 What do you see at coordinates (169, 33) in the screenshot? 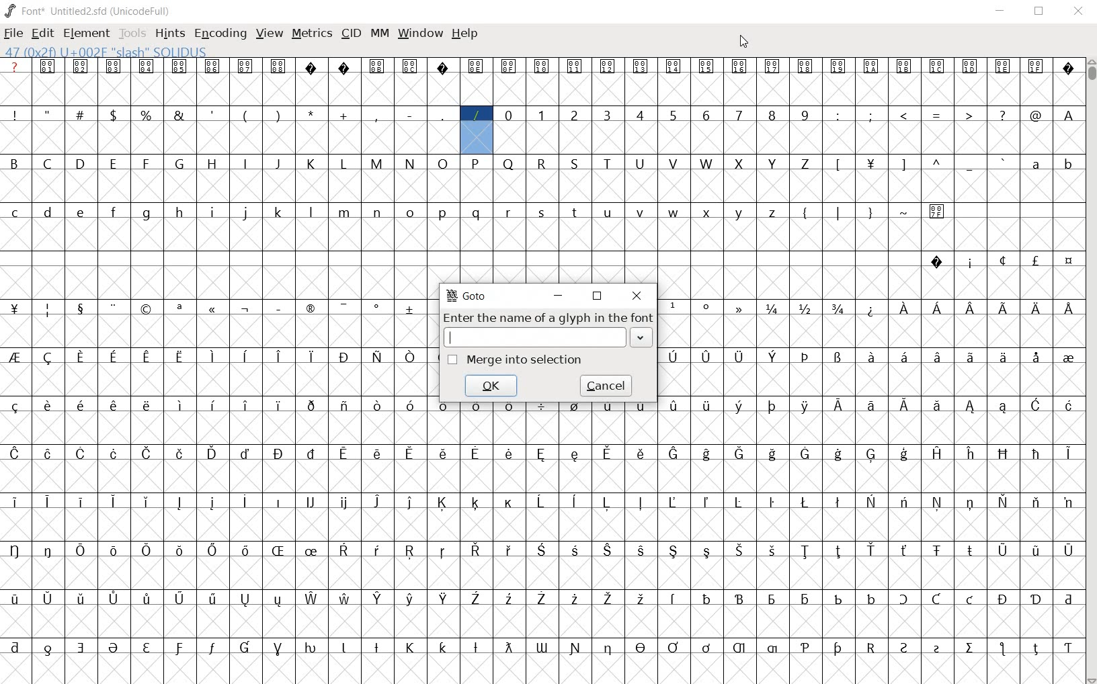
I see `HINTS` at bounding box center [169, 33].